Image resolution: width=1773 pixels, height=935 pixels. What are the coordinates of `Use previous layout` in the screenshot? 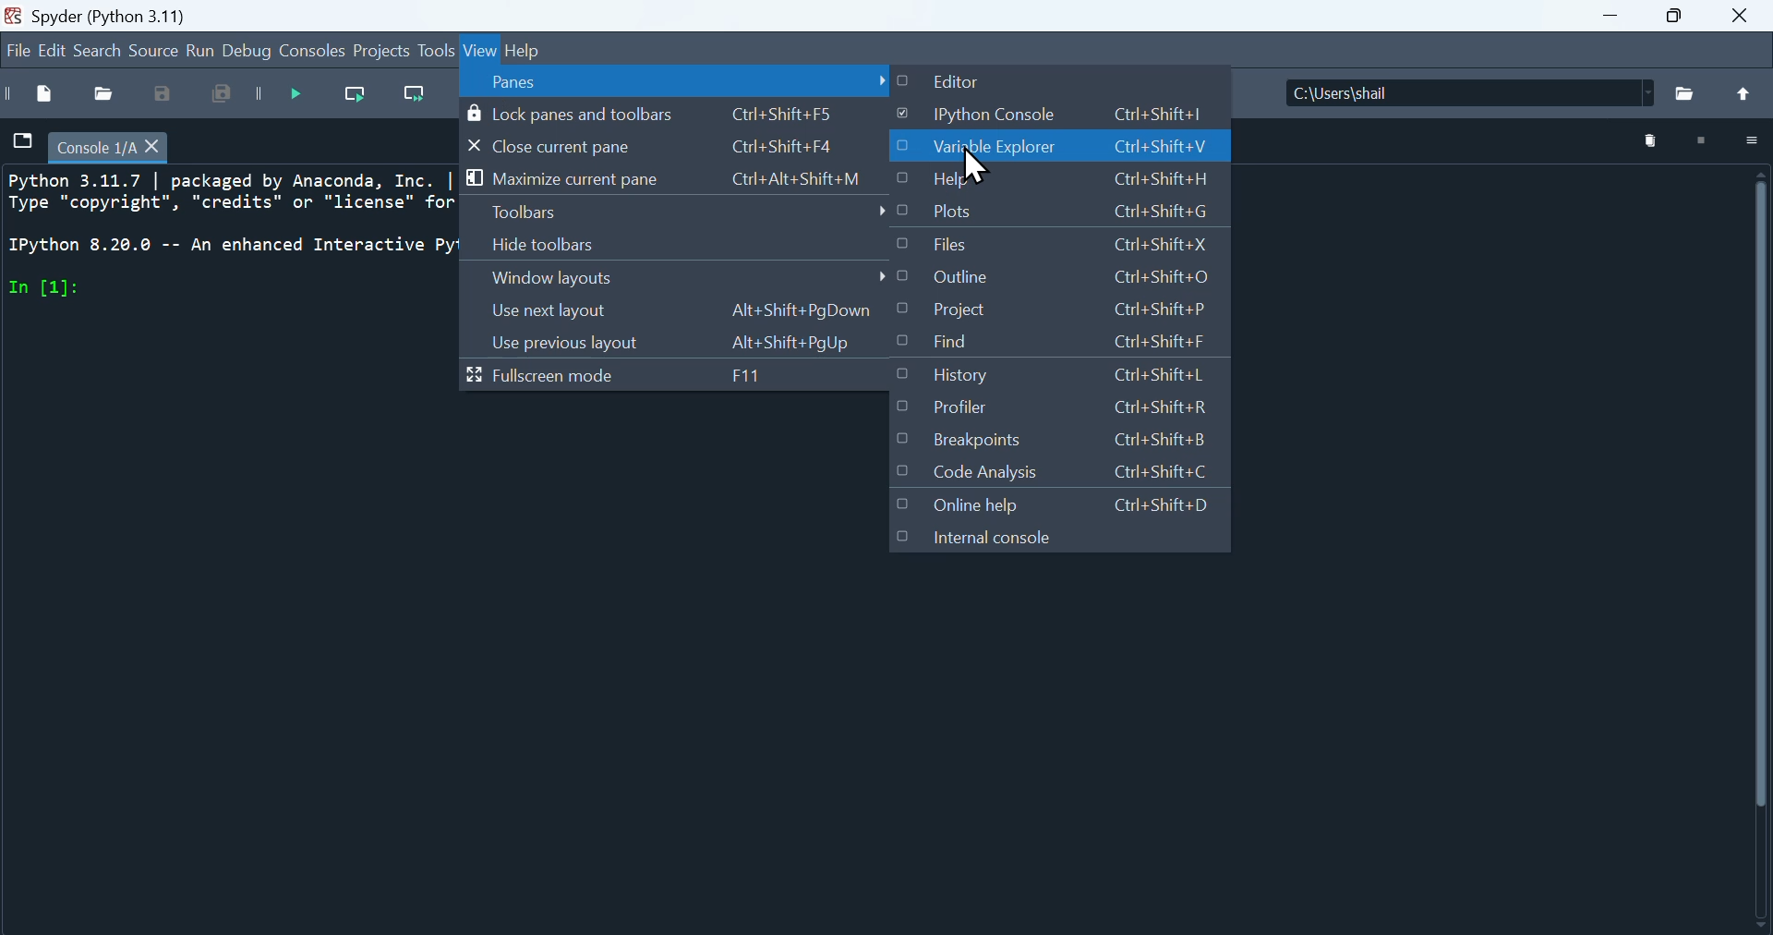 It's located at (669, 342).